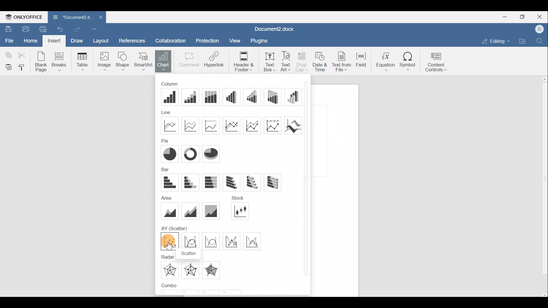 The width and height of the screenshot is (548, 308). Describe the element at coordinates (83, 61) in the screenshot. I see `Table` at that location.